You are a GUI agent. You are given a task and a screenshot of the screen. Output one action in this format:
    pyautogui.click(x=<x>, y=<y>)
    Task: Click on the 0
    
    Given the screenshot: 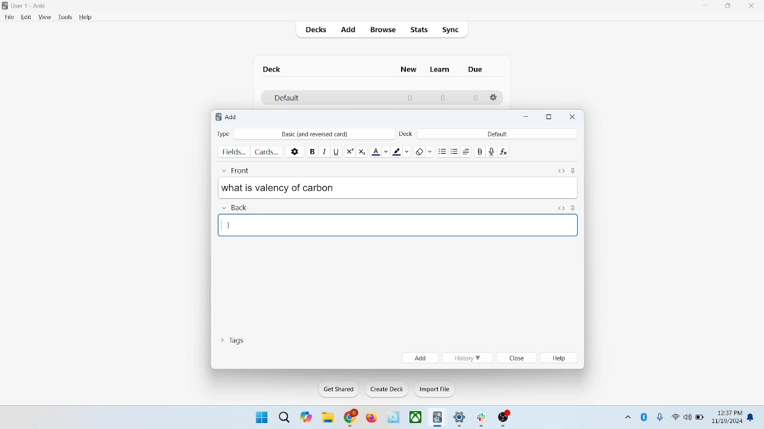 What is the action you would take?
    pyautogui.click(x=411, y=98)
    